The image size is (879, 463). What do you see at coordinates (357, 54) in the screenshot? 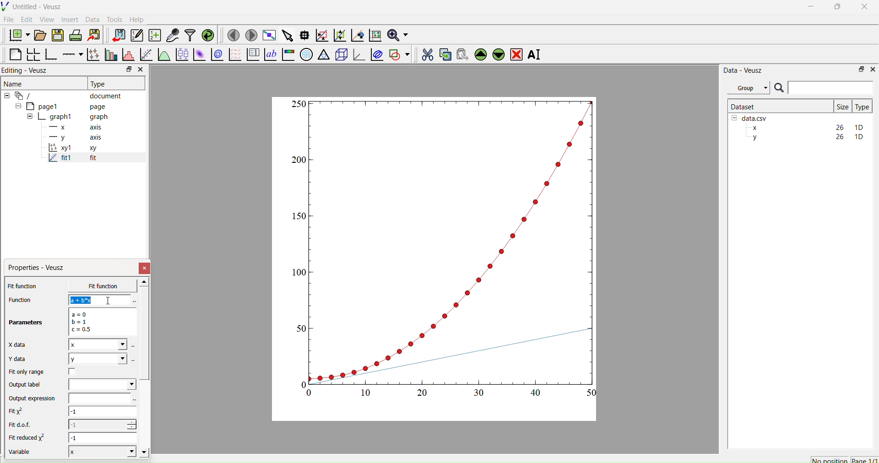
I see `3d Graph` at bounding box center [357, 54].